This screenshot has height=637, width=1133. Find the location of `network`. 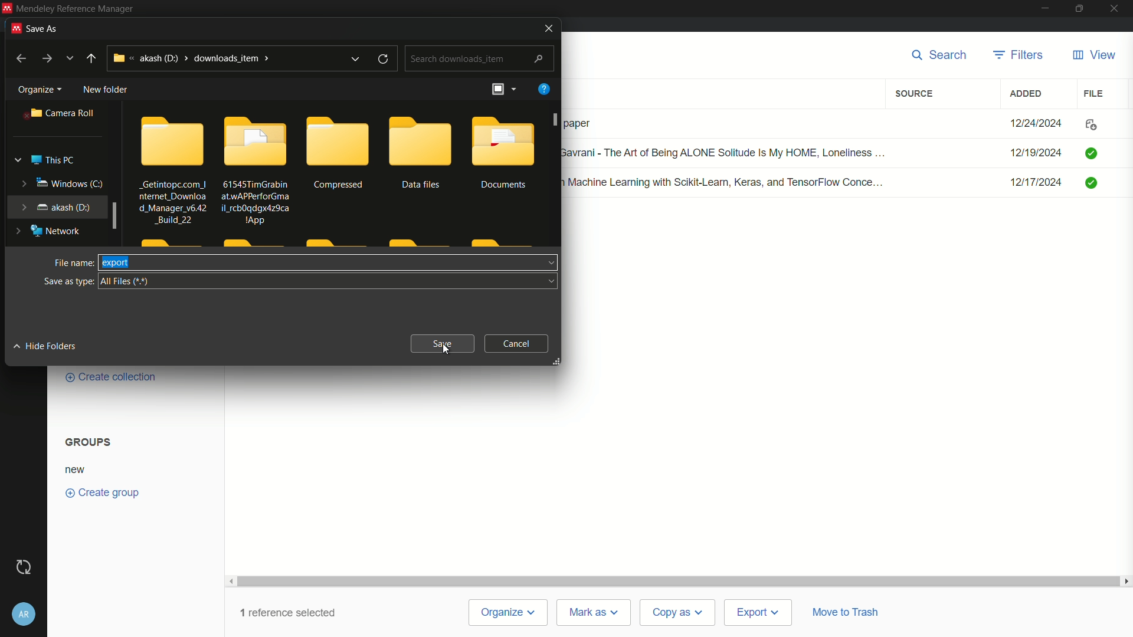

network is located at coordinates (46, 232).